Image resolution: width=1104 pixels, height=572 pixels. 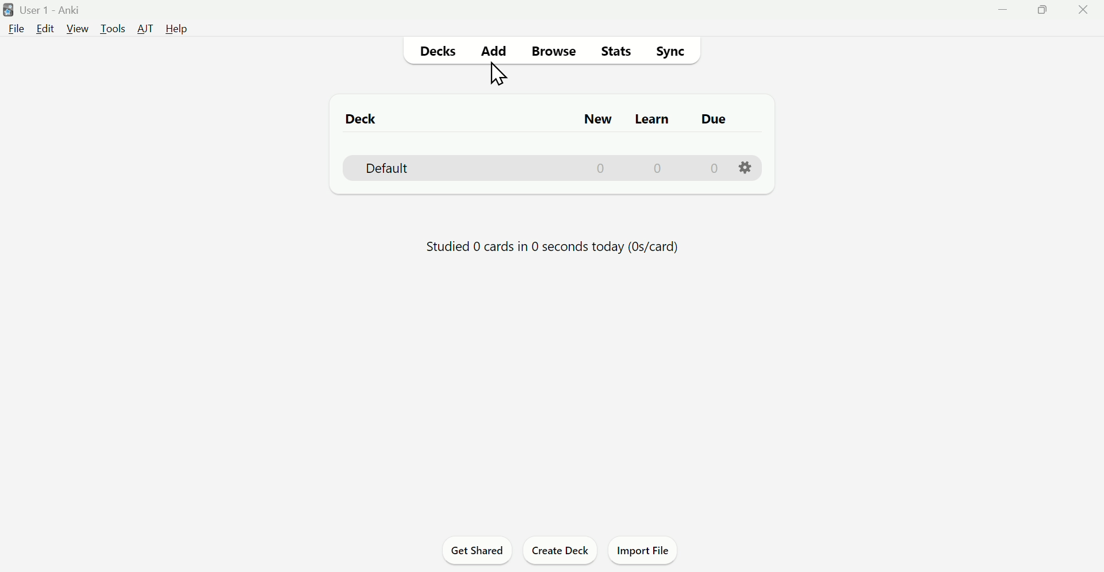 What do you see at coordinates (174, 29) in the screenshot?
I see `Help` at bounding box center [174, 29].